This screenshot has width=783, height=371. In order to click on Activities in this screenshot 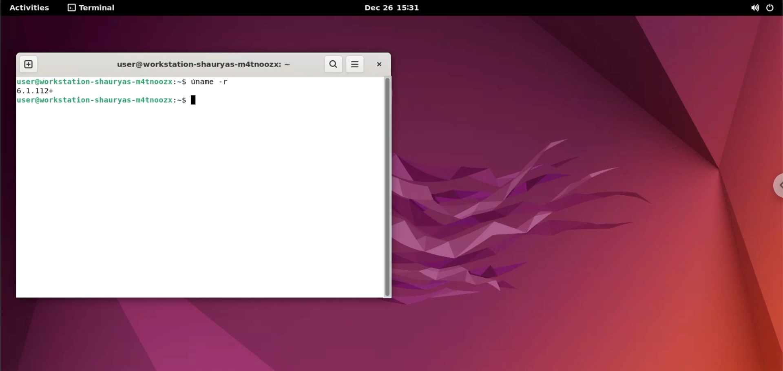, I will do `click(31, 7)`.